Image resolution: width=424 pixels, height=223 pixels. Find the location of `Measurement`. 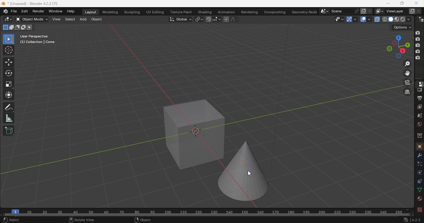

Measurement is located at coordinates (9, 119).